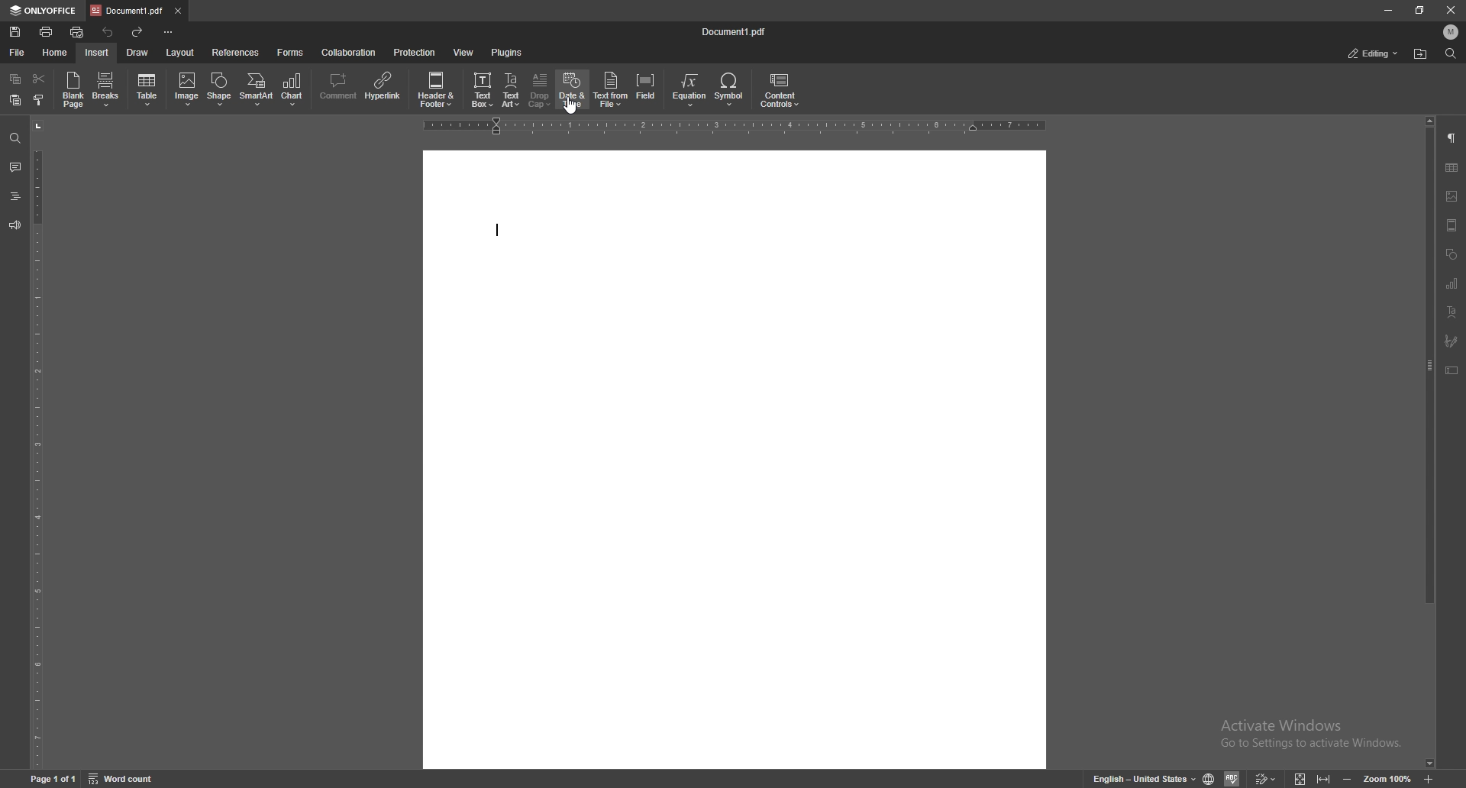 This screenshot has height=788, width=1466. Describe the element at coordinates (15, 225) in the screenshot. I see `feedback` at that location.